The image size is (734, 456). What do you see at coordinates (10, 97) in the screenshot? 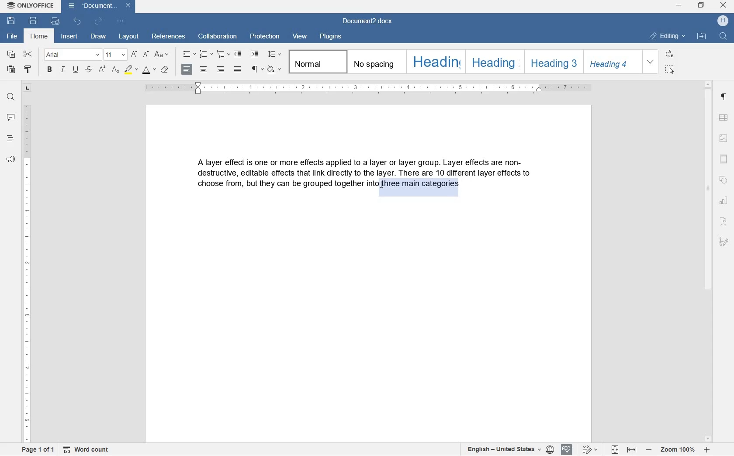
I see `find` at bounding box center [10, 97].